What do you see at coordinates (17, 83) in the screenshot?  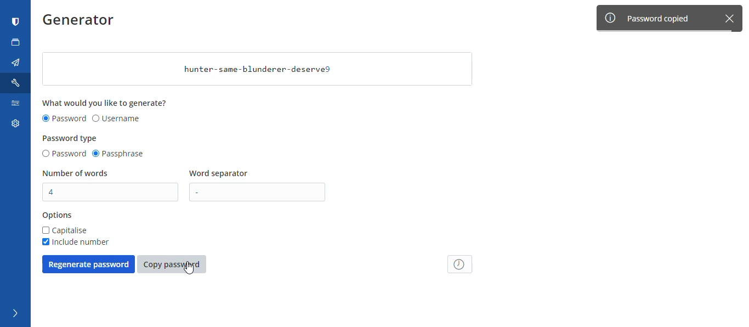 I see `tools` at bounding box center [17, 83].